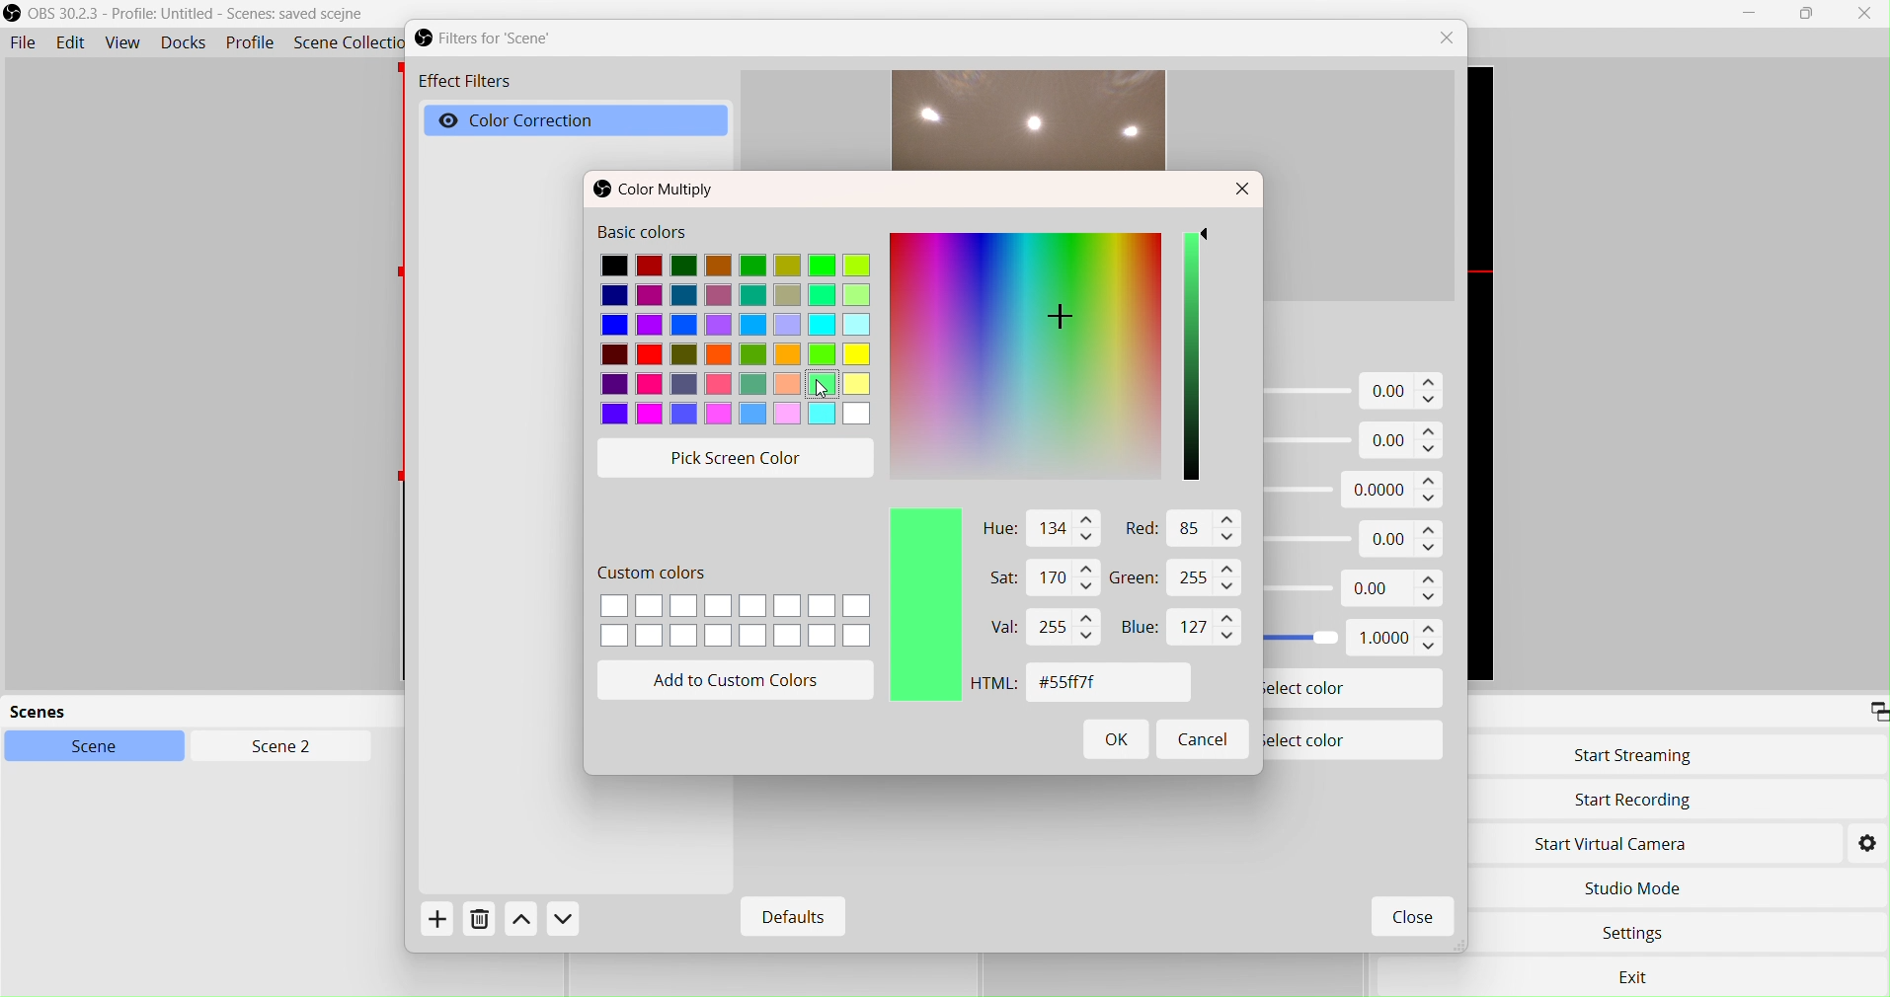  What do you see at coordinates (1175, 629) in the screenshot?
I see `Blue: 127 ` at bounding box center [1175, 629].